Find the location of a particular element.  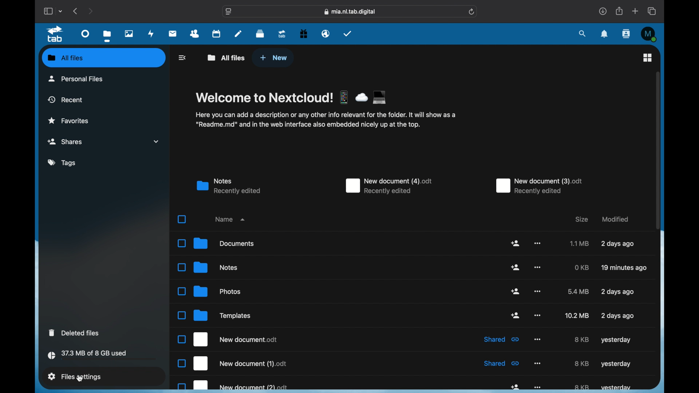

modified is located at coordinates (617, 291).